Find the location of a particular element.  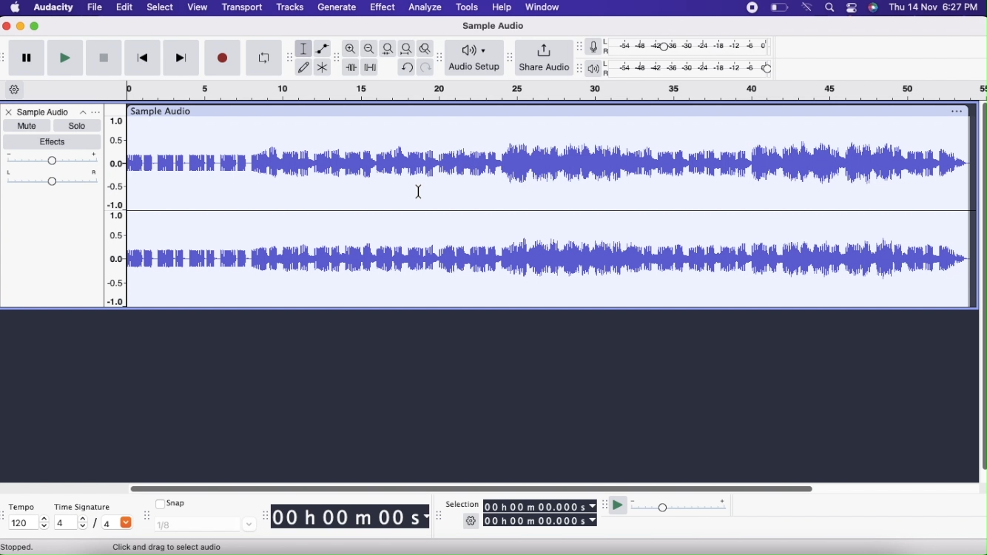

Time Signature is located at coordinates (82, 507).